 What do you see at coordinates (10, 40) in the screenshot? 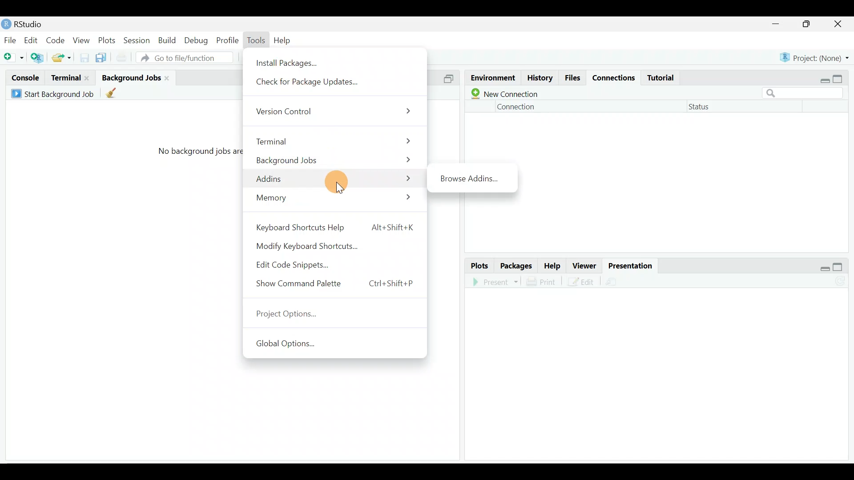
I see `File` at bounding box center [10, 40].